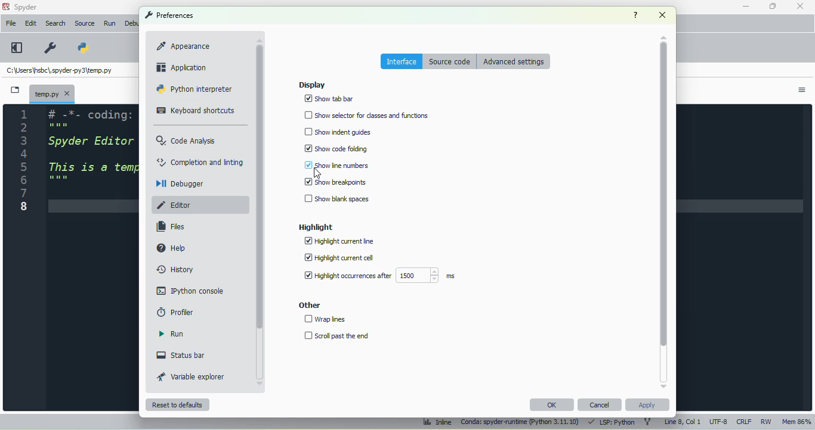 The image size is (815, 430). Describe the element at coordinates (339, 132) in the screenshot. I see `show indent guides` at that location.